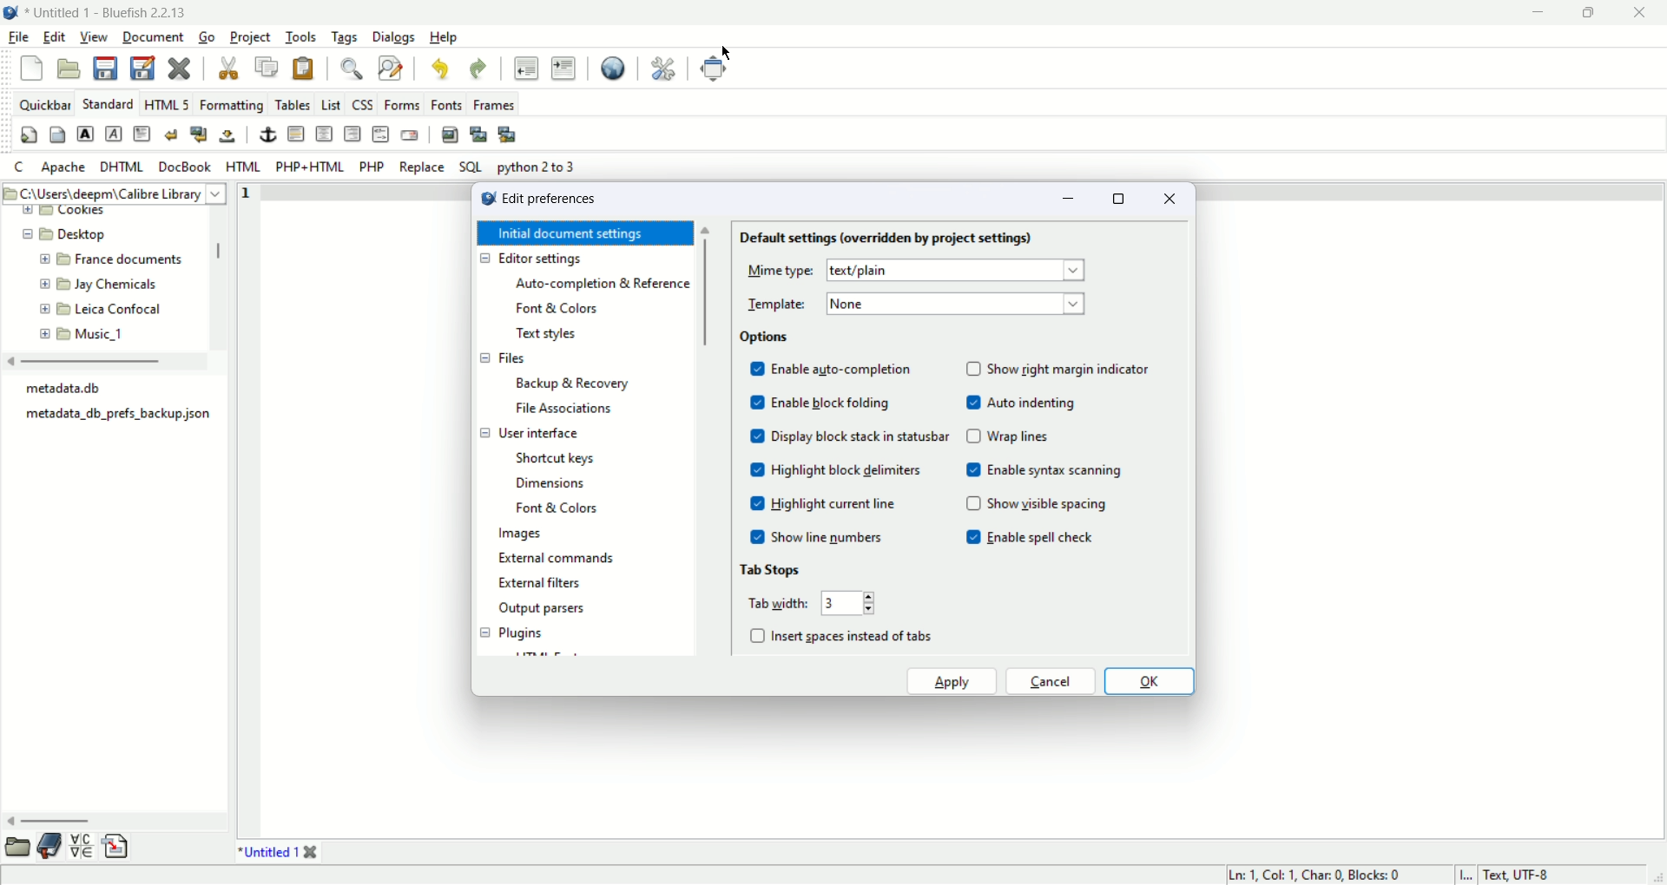  I want to click on paste, so click(305, 69).